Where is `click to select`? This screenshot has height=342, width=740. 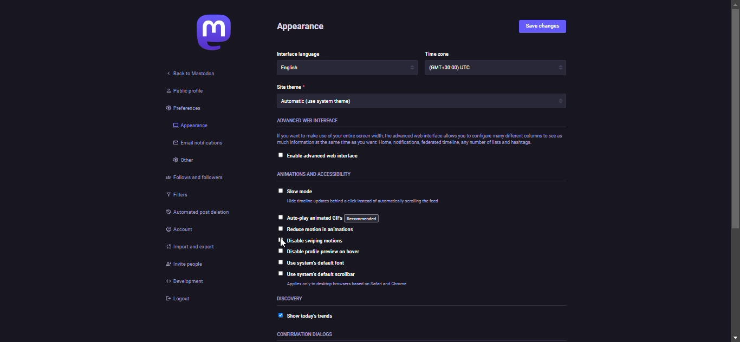 click to select is located at coordinates (278, 249).